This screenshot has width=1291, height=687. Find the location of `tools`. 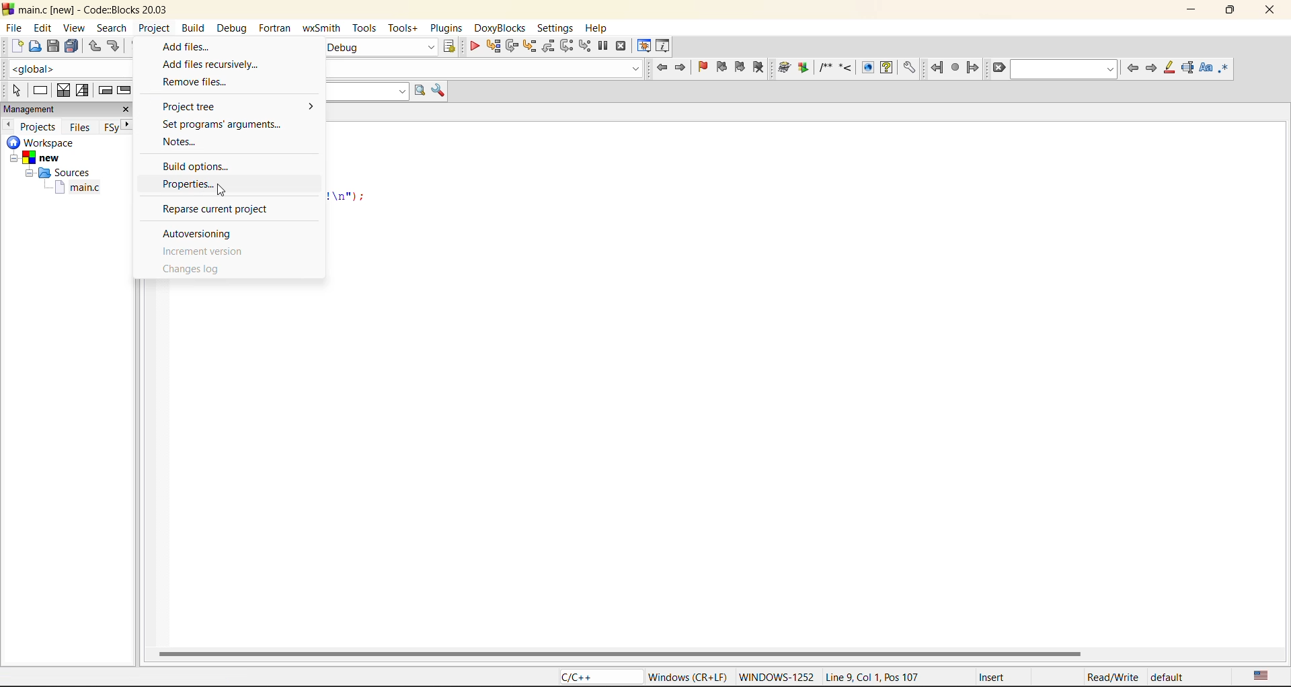

tools is located at coordinates (364, 29).